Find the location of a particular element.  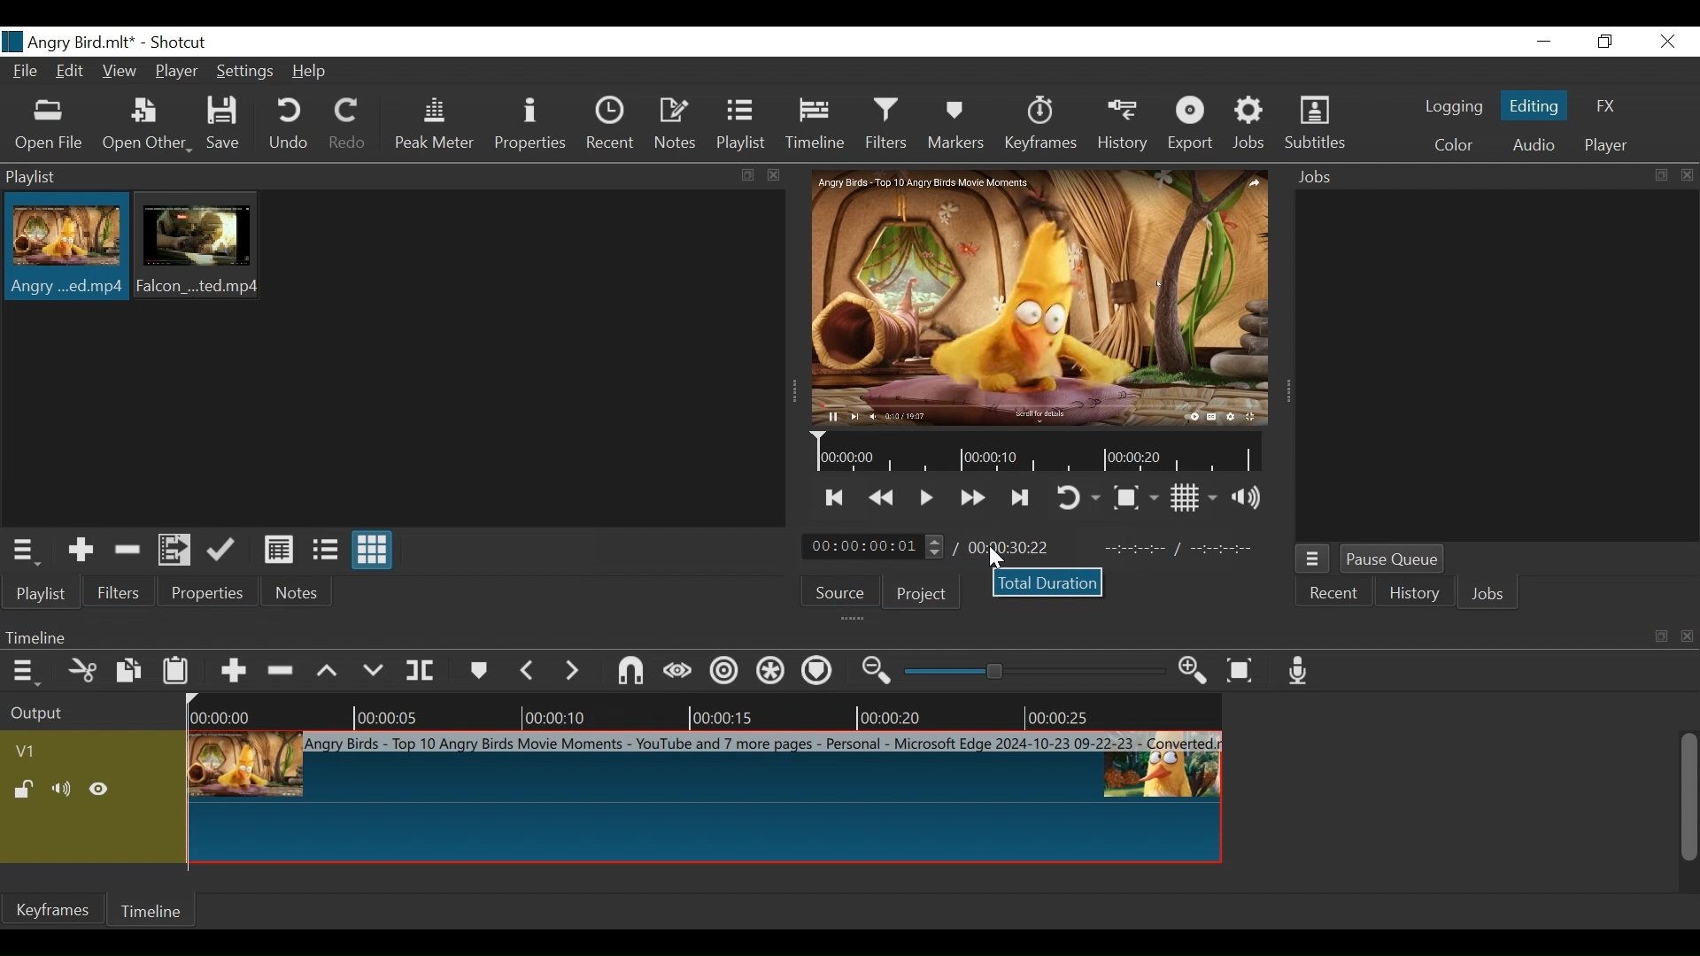

(un)lock track is located at coordinates (24, 790).